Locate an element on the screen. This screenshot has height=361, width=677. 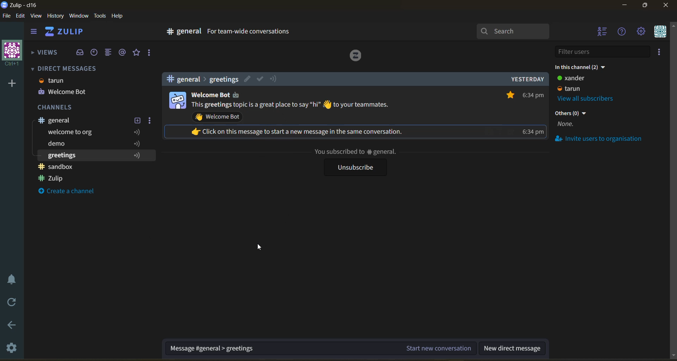
go back is located at coordinates (11, 326).